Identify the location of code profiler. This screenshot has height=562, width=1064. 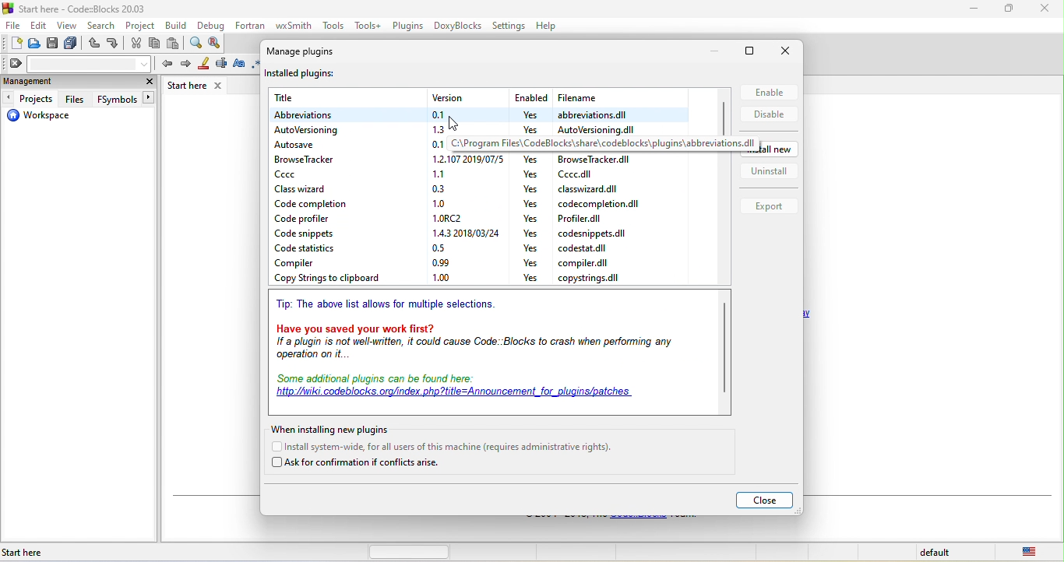
(309, 218).